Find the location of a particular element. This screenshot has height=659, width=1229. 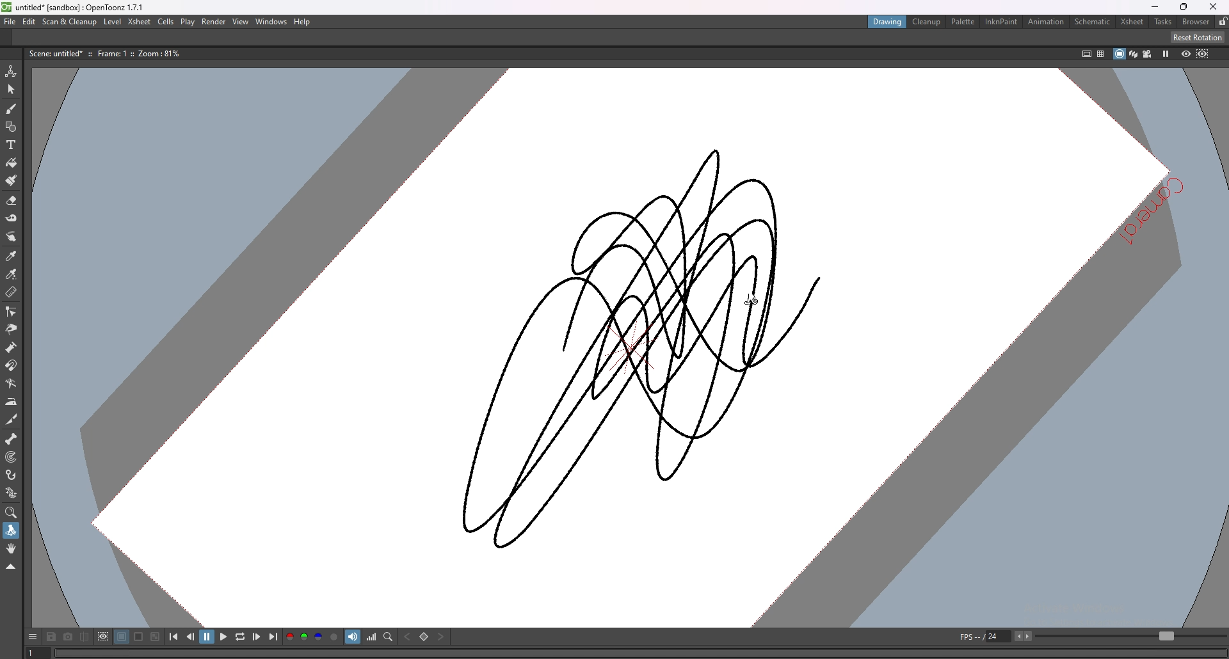

description is located at coordinates (106, 54).